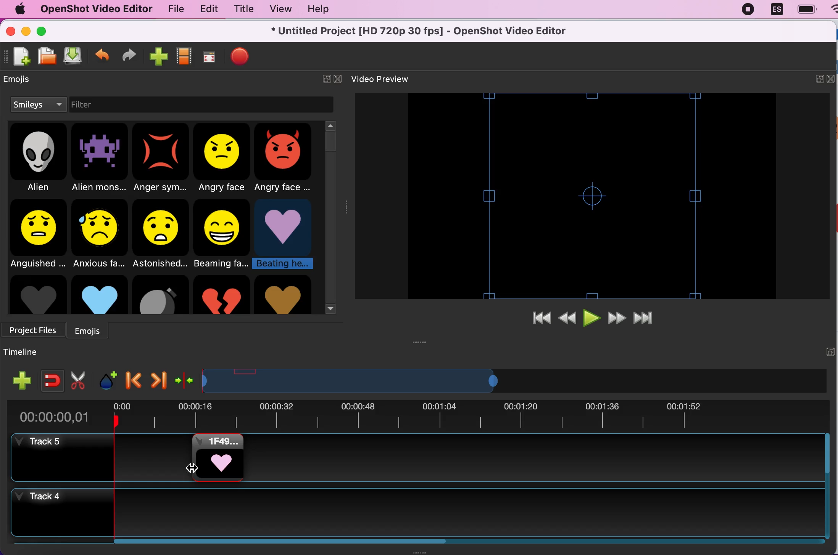 The height and width of the screenshot is (555, 838). What do you see at coordinates (18, 60) in the screenshot?
I see `new file` at bounding box center [18, 60].